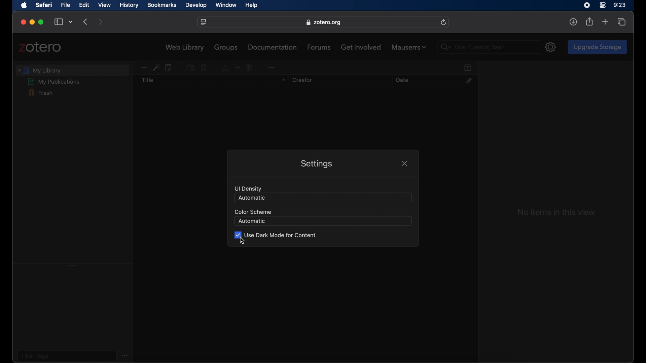  I want to click on new standalone note, so click(169, 68).